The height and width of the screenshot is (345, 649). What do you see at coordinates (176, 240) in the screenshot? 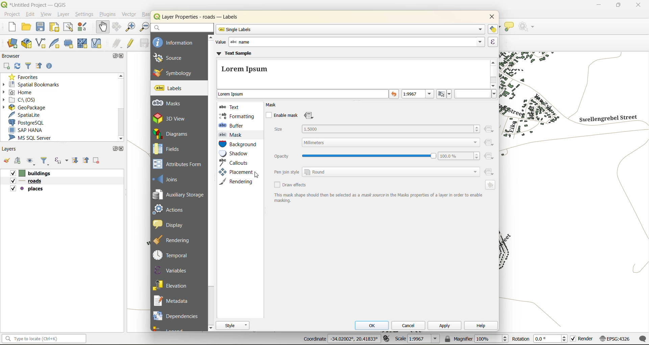
I see `rendering` at bounding box center [176, 240].